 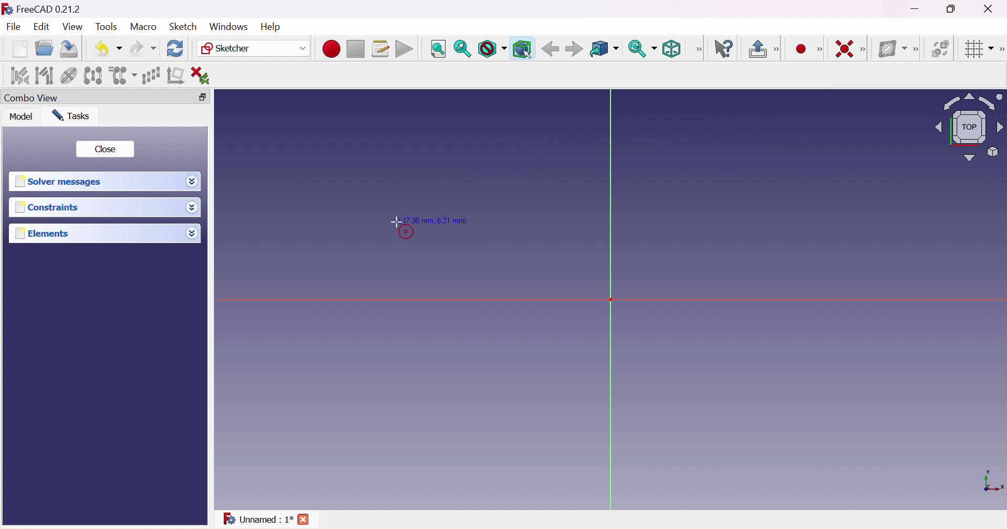 I want to click on Minimize, so click(x=915, y=9).